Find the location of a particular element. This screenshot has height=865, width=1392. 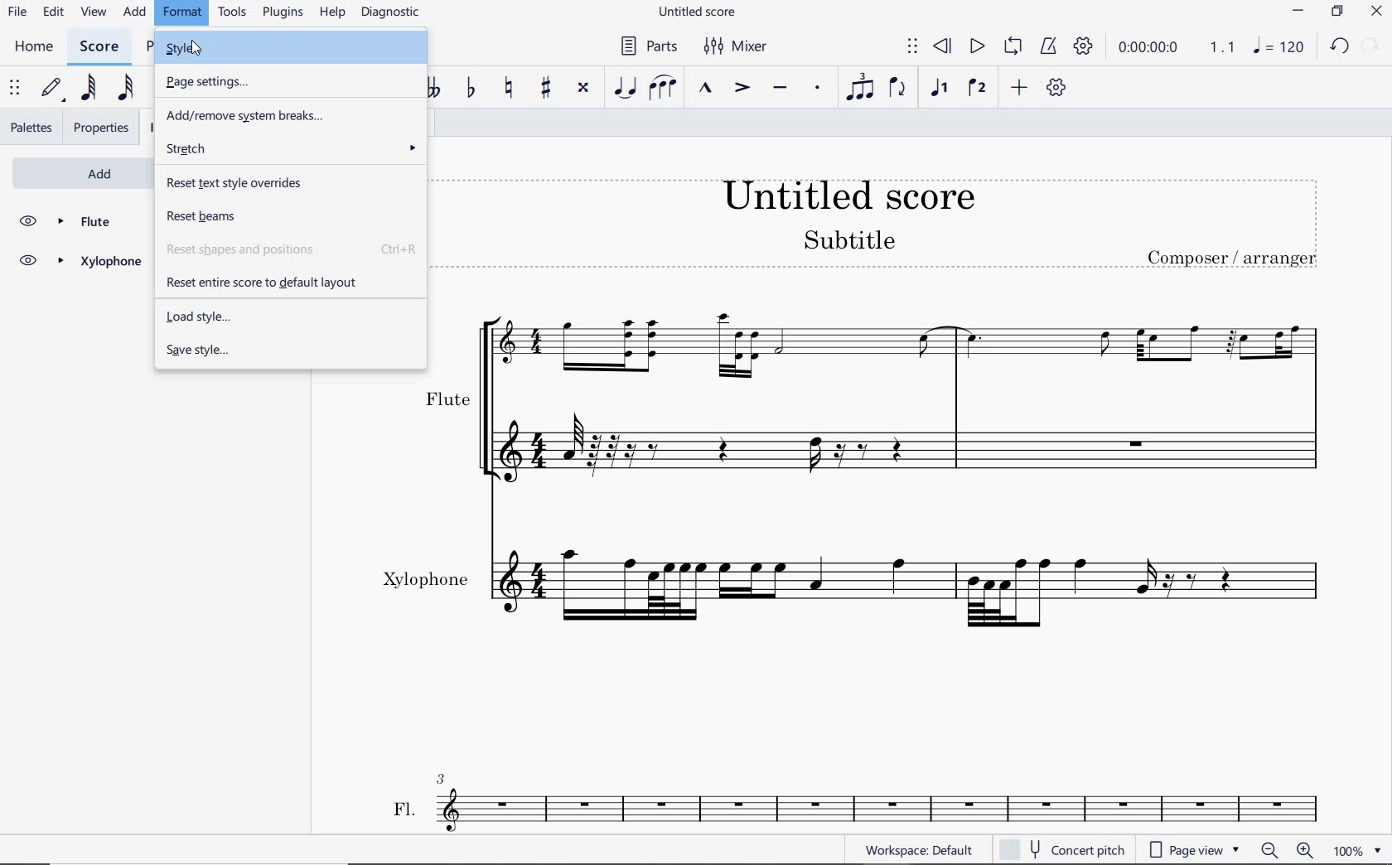

LOOP PLAYBACK is located at coordinates (1011, 47).